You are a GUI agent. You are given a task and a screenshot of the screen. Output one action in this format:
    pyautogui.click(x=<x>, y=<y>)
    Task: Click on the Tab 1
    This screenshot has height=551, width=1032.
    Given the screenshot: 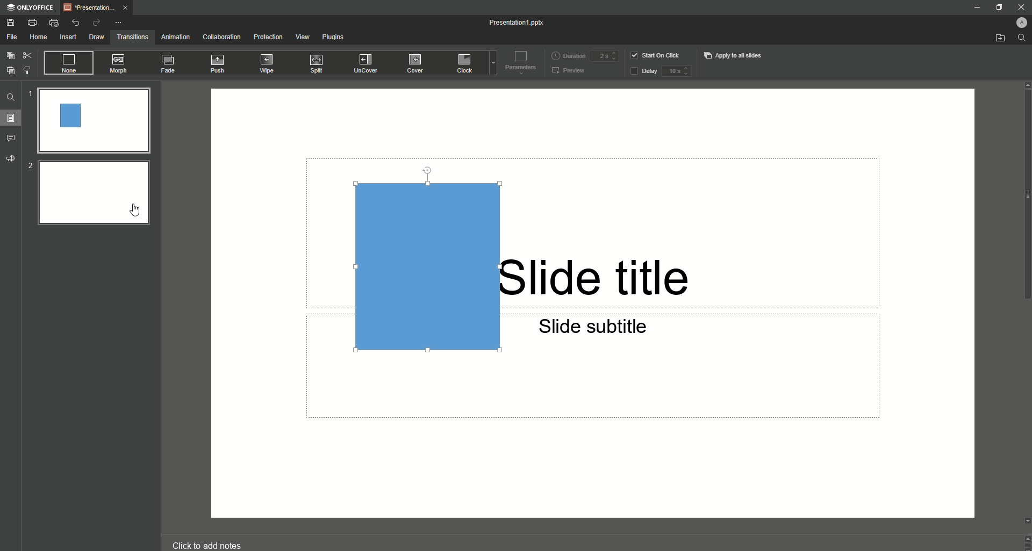 What is the action you would take?
    pyautogui.click(x=98, y=8)
    